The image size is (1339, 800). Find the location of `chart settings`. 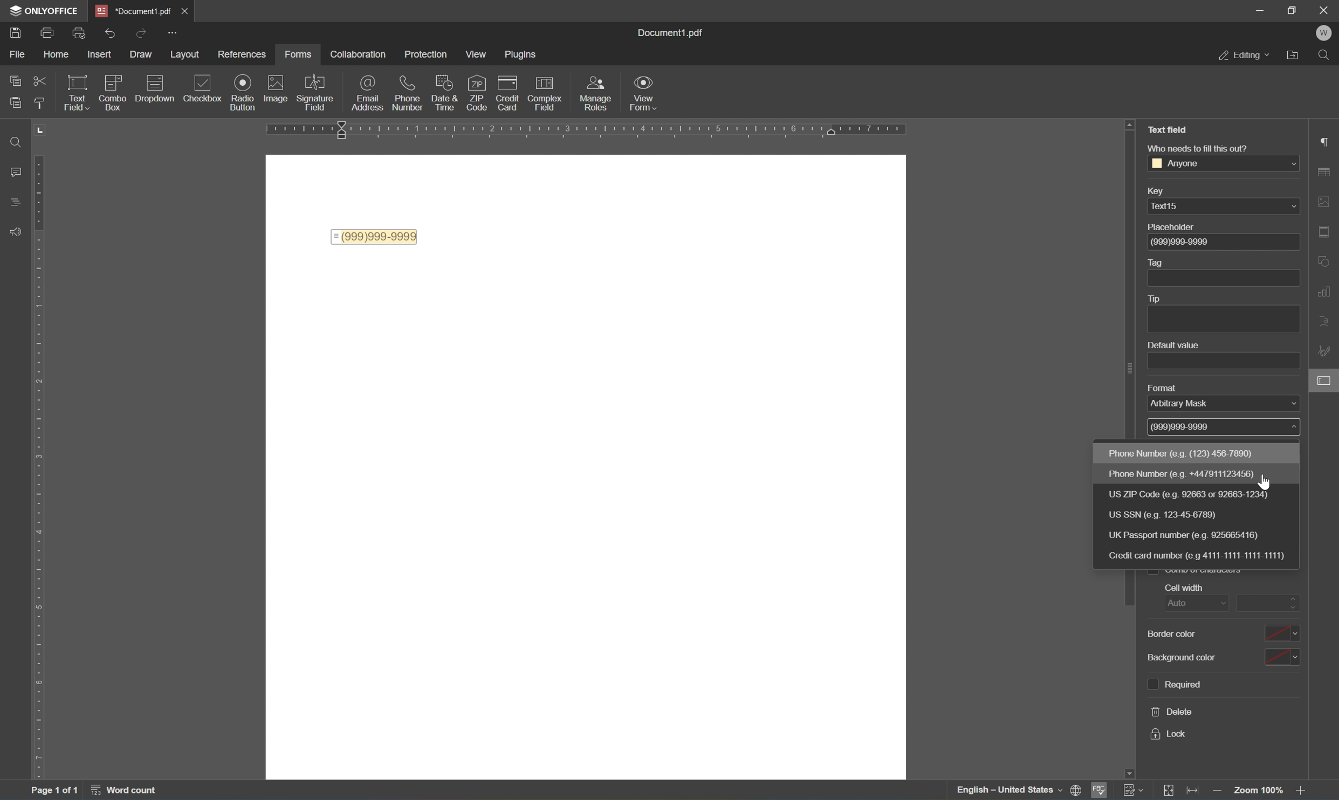

chart settings is located at coordinates (1327, 292).